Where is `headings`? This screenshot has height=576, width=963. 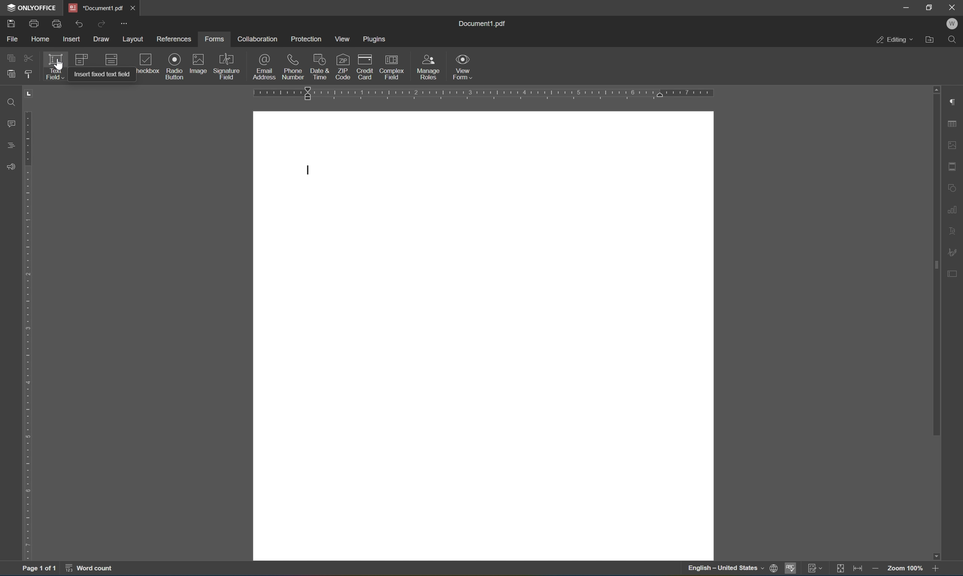
headings is located at coordinates (12, 144).